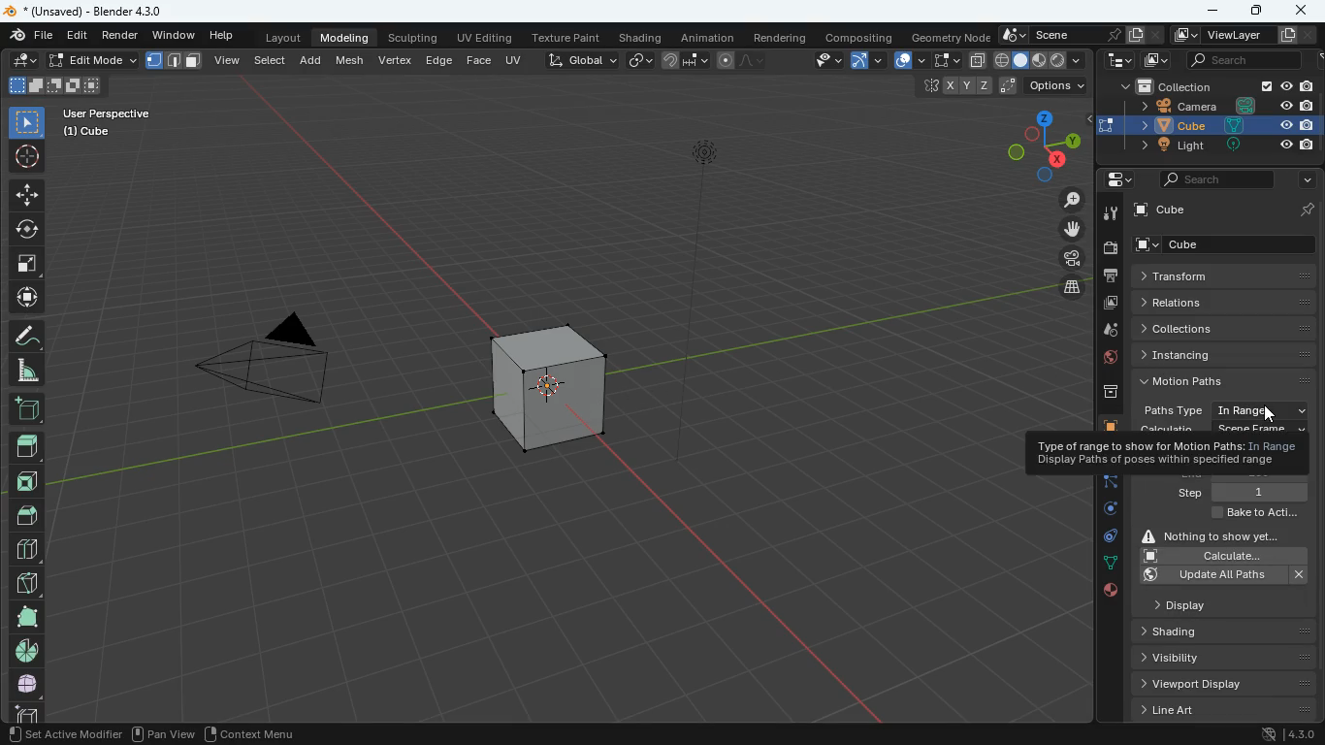  Describe the element at coordinates (123, 37) in the screenshot. I see `render` at that location.